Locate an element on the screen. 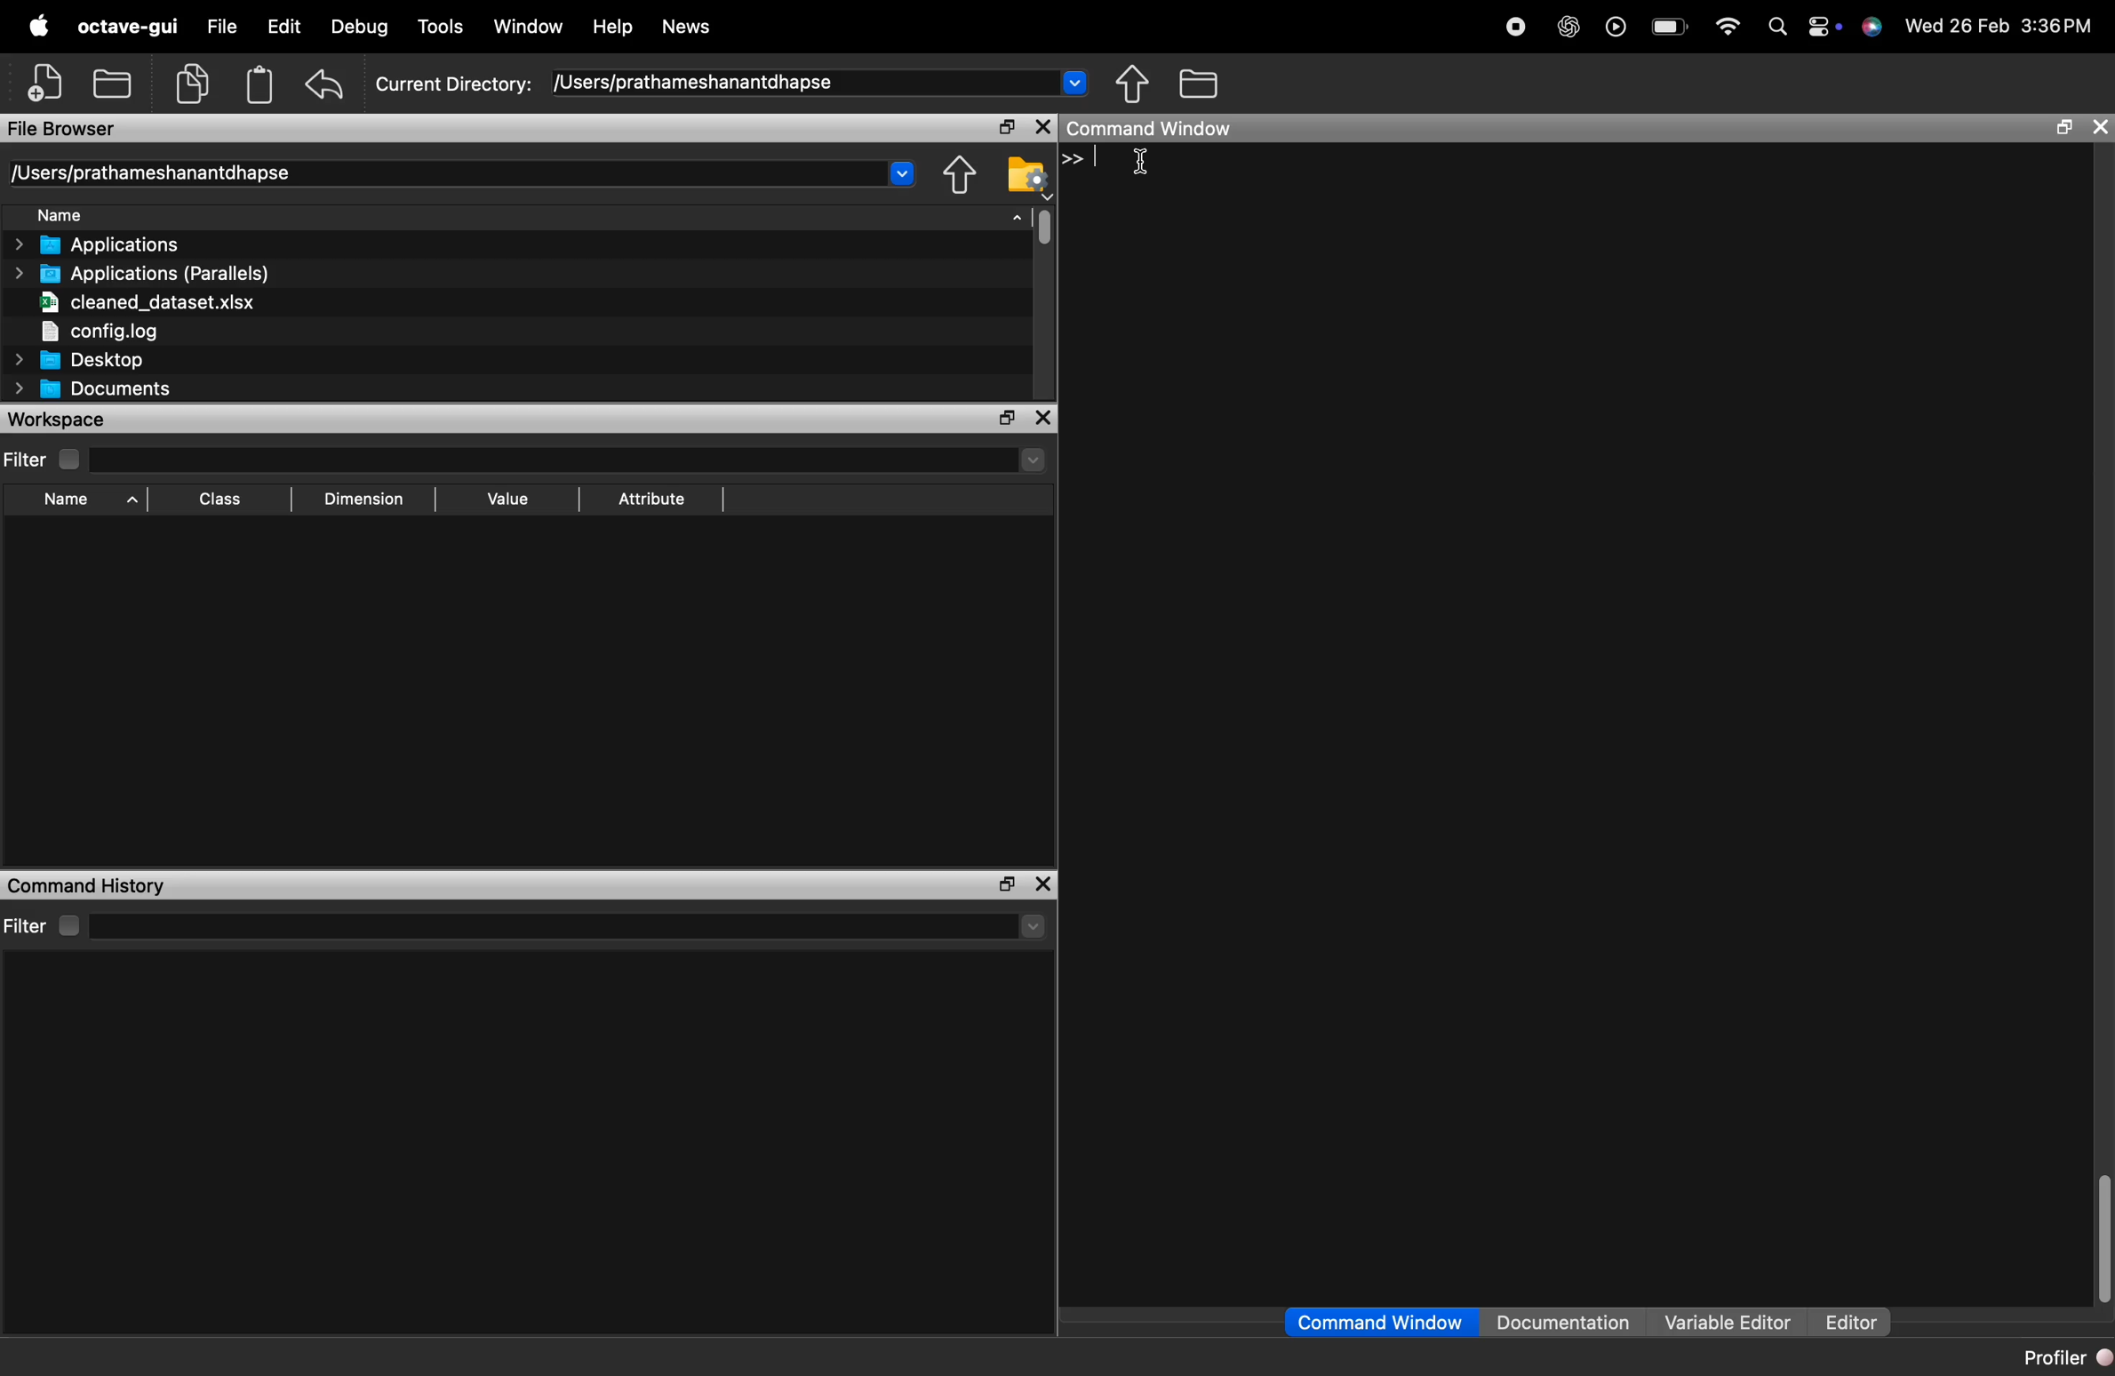 The width and height of the screenshot is (2115, 1376). Attribute is located at coordinates (650, 502).